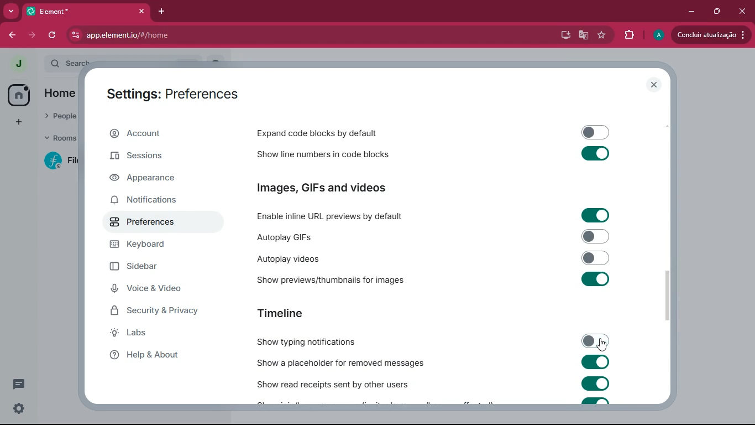 Image resolution: width=755 pixels, height=425 pixels. What do you see at coordinates (565, 36) in the screenshot?
I see `desktop` at bounding box center [565, 36].